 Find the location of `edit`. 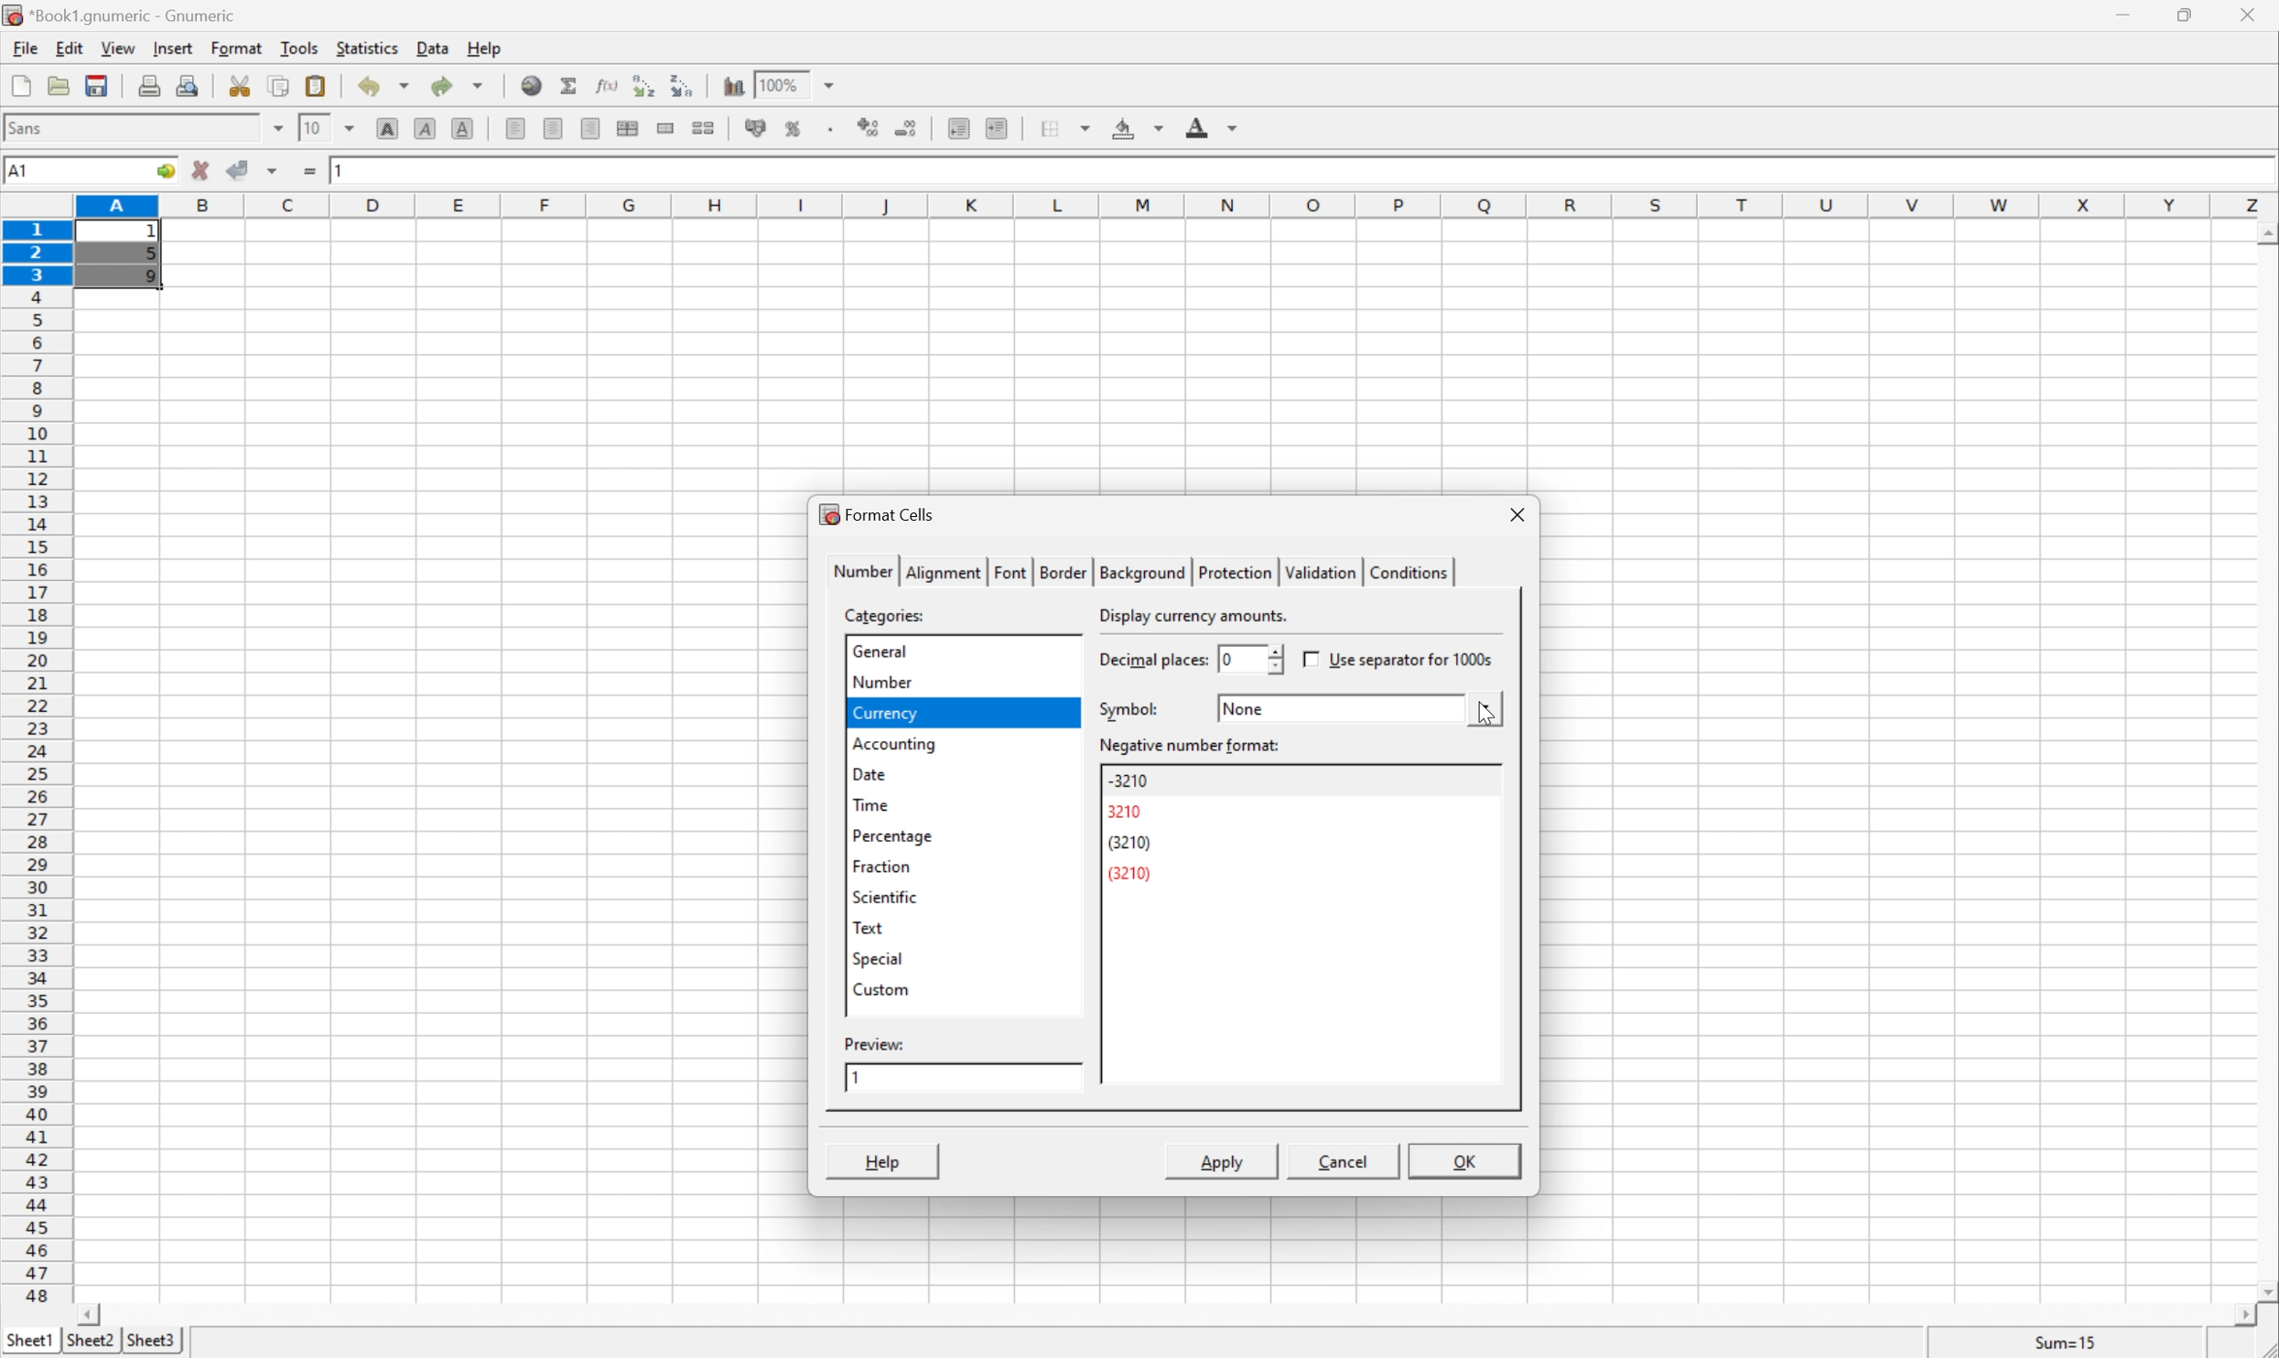

edit is located at coordinates (71, 46).